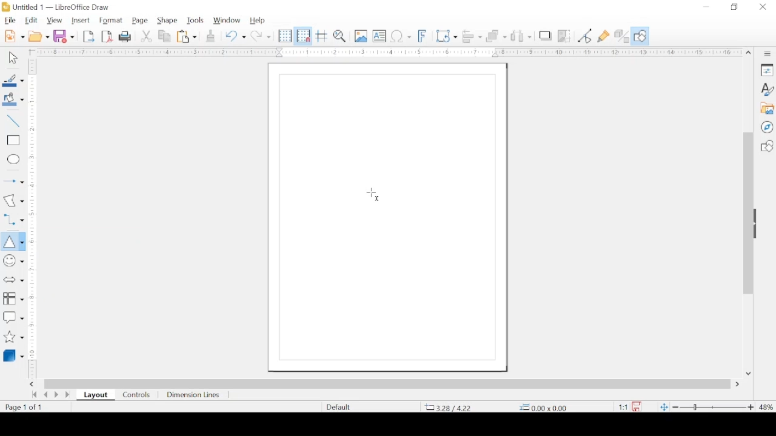 The image size is (776, 436). What do you see at coordinates (361, 36) in the screenshot?
I see `insert image` at bounding box center [361, 36].